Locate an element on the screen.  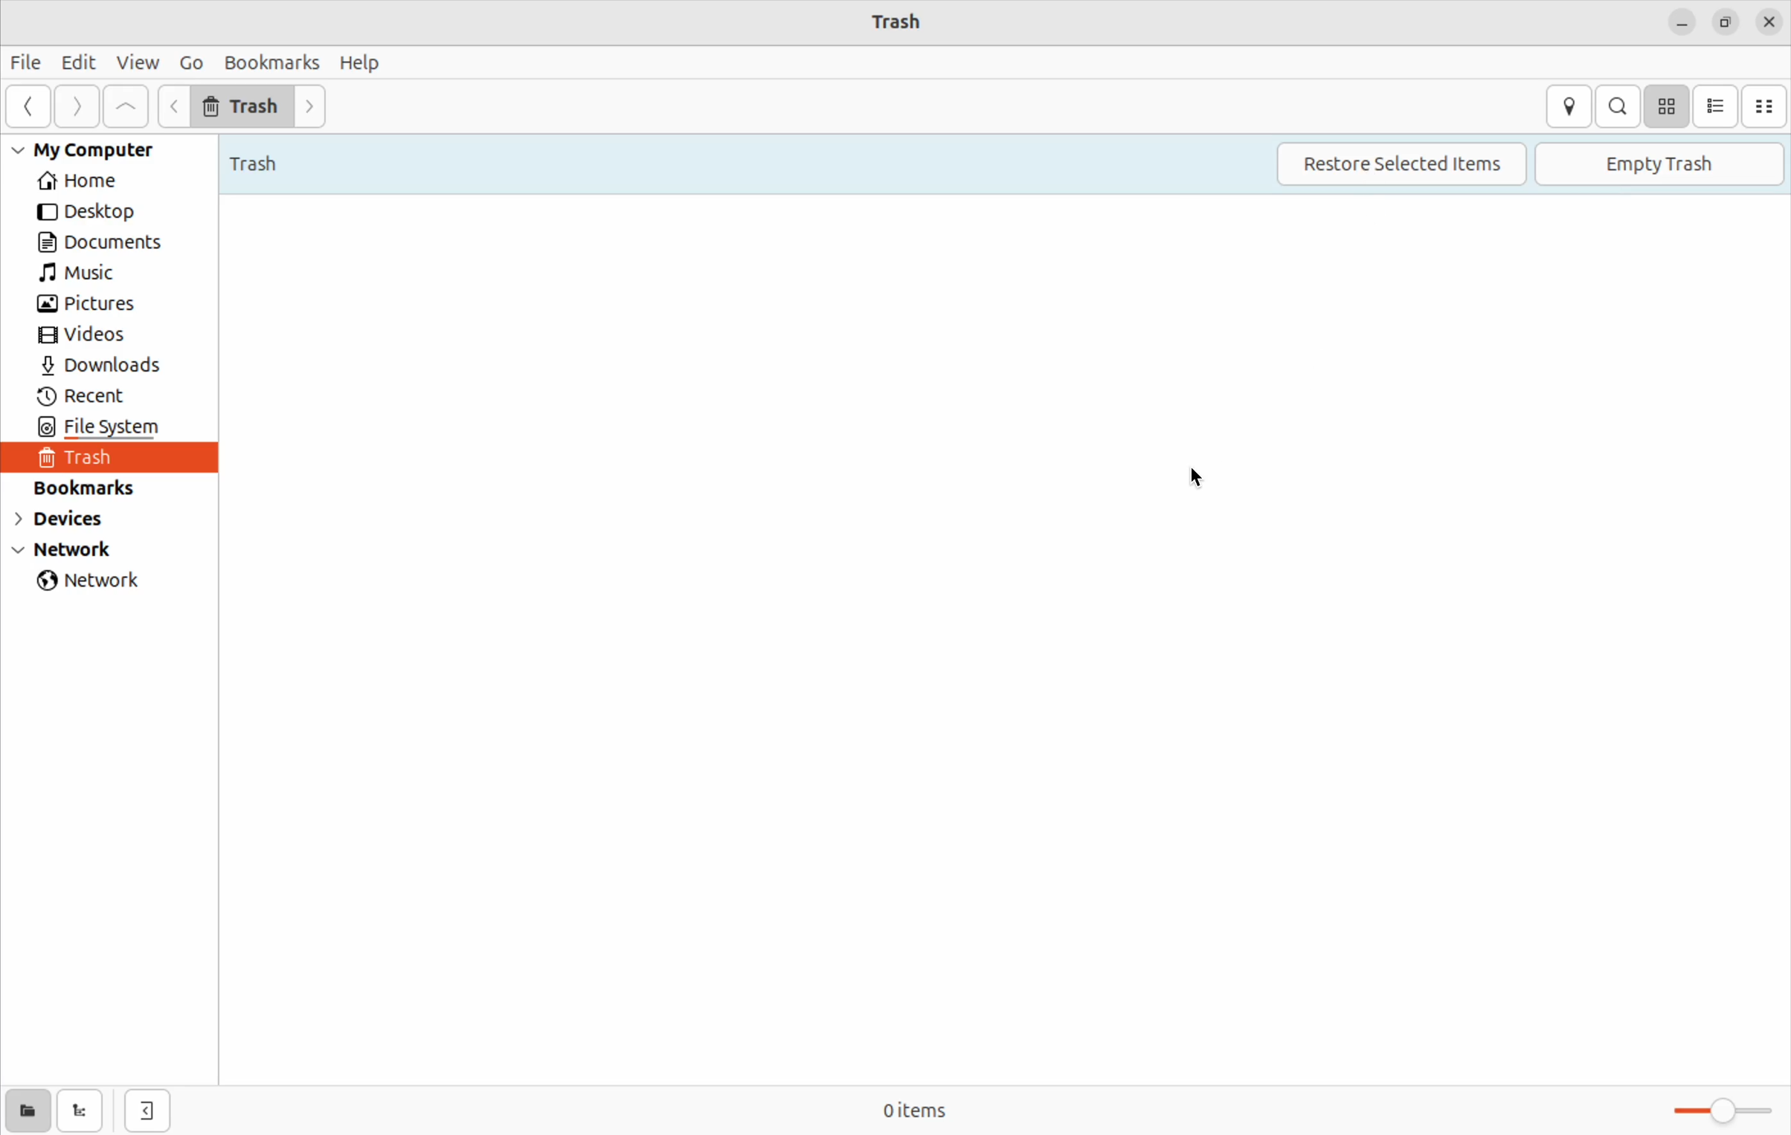
my computer is located at coordinates (98, 150).